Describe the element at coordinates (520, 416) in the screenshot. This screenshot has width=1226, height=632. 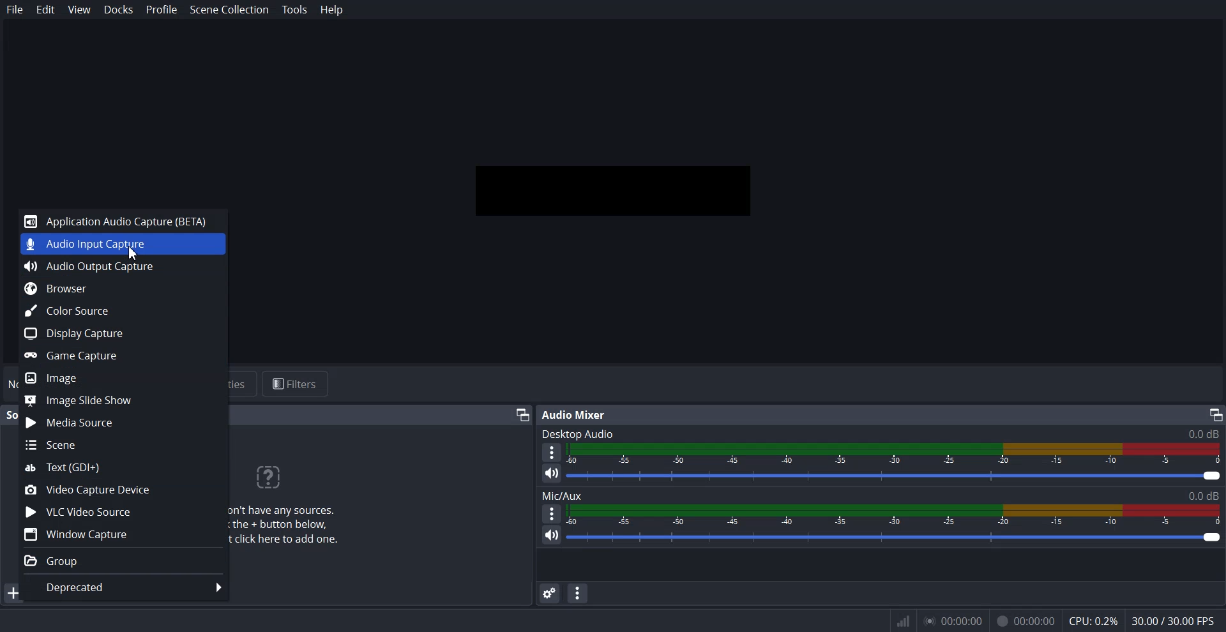
I see `Minimize` at that location.